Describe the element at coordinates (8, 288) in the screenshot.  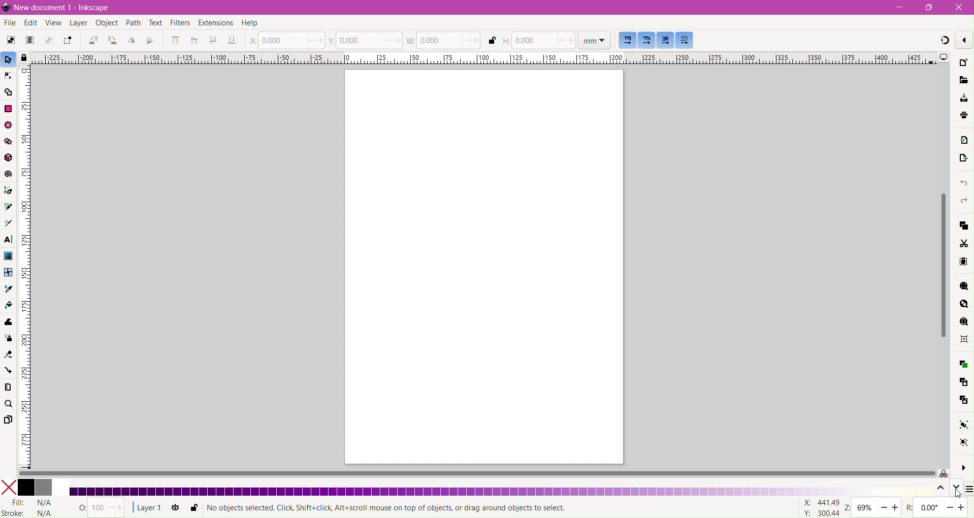
I see `Dropper Tool` at that location.